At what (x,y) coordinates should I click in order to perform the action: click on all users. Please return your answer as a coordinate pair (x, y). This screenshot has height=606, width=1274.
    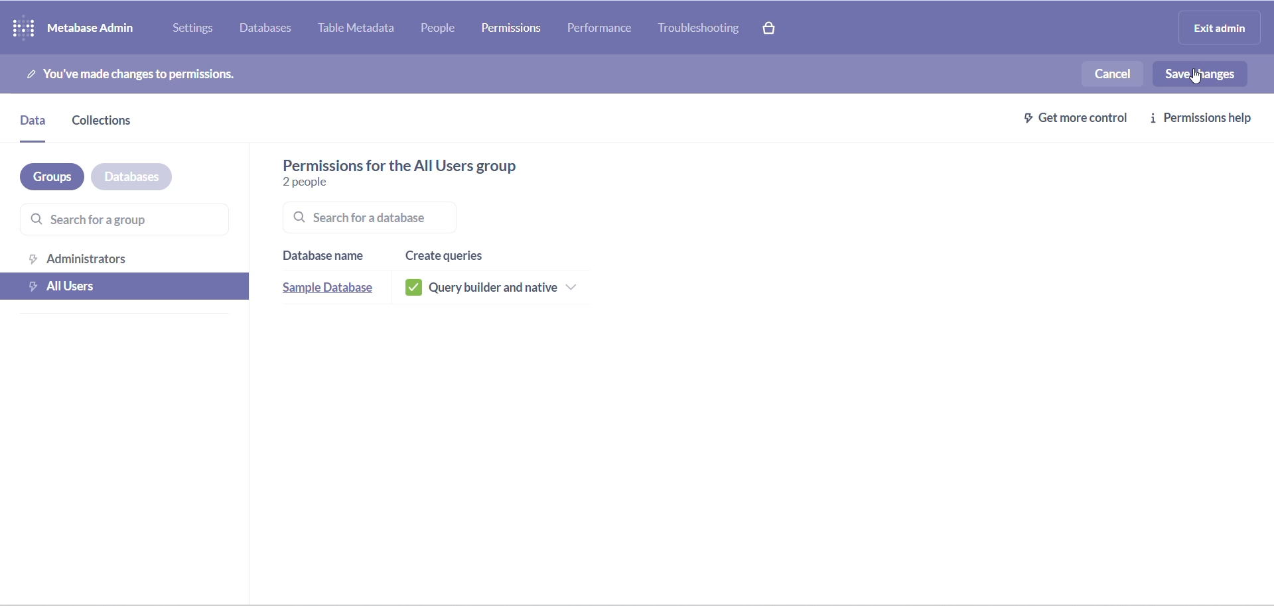
    Looking at the image, I should click on (126, 286).